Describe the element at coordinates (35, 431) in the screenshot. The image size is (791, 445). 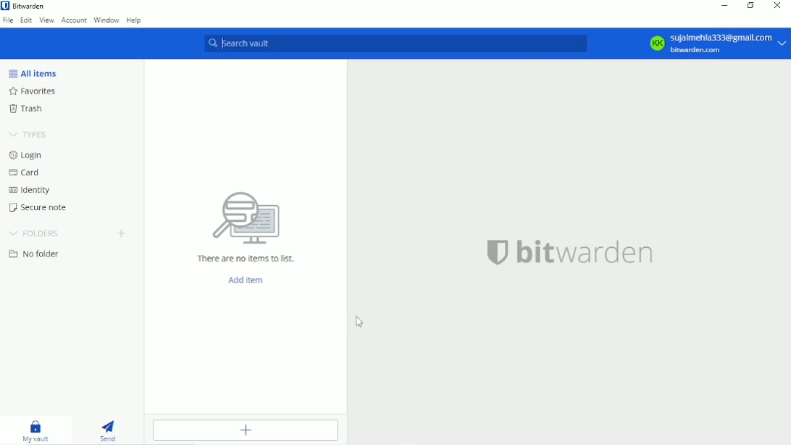
I see `My vault` at that location.